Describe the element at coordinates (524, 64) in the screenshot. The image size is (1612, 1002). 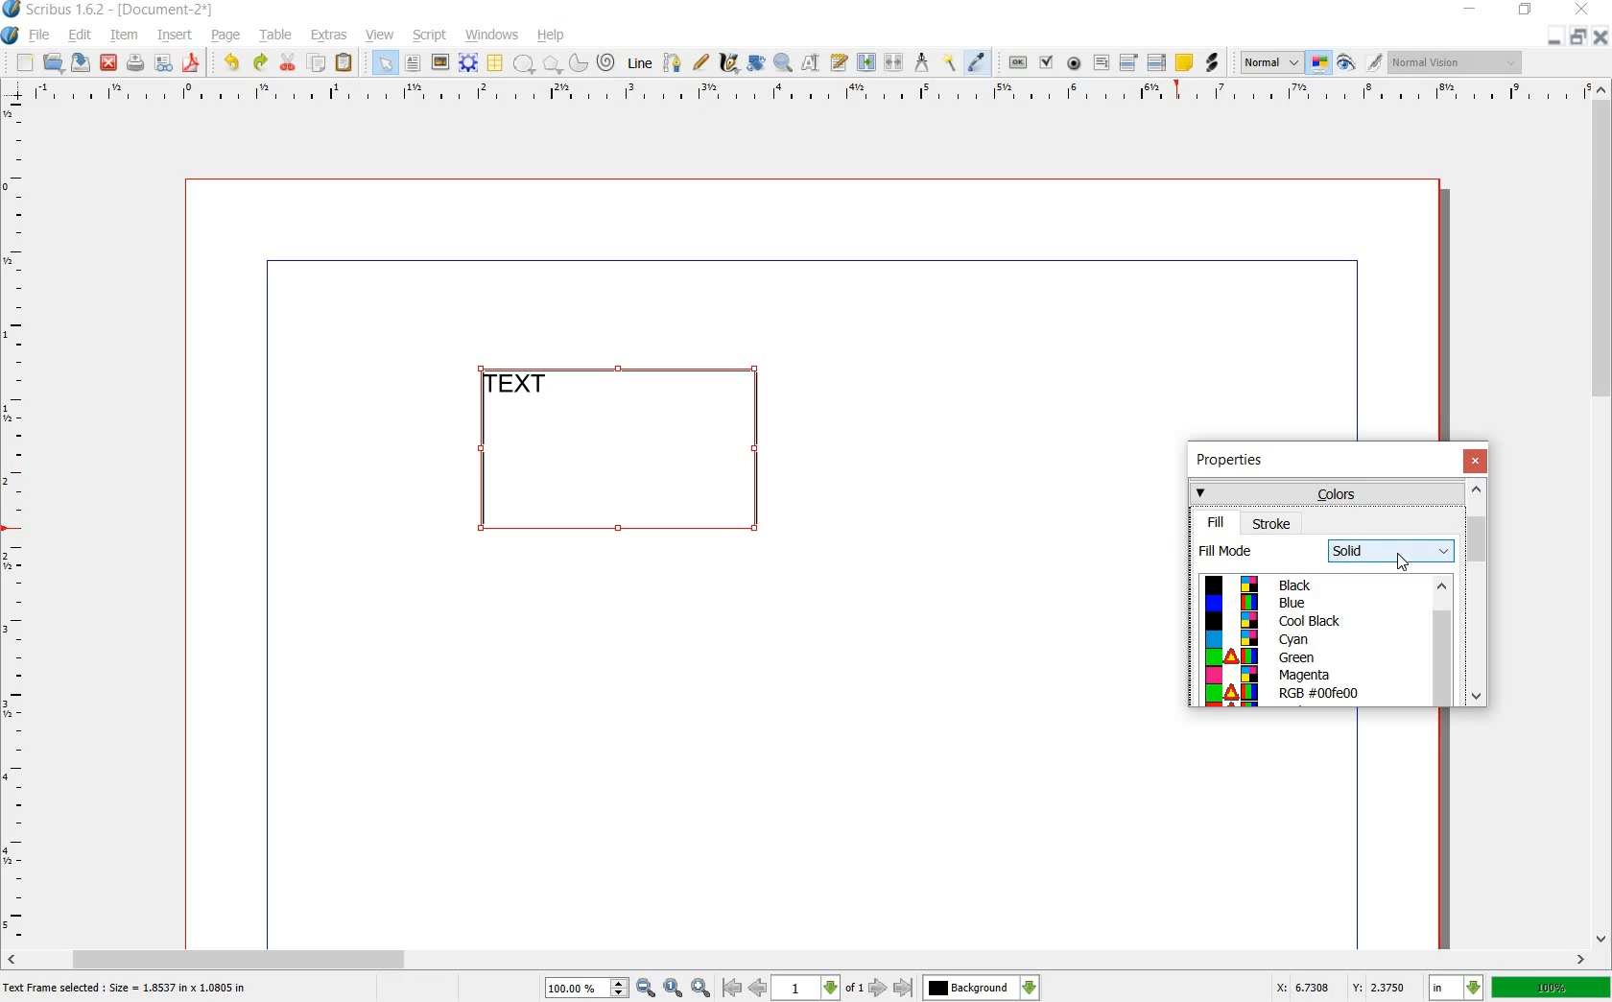
I see `shape` at that location.